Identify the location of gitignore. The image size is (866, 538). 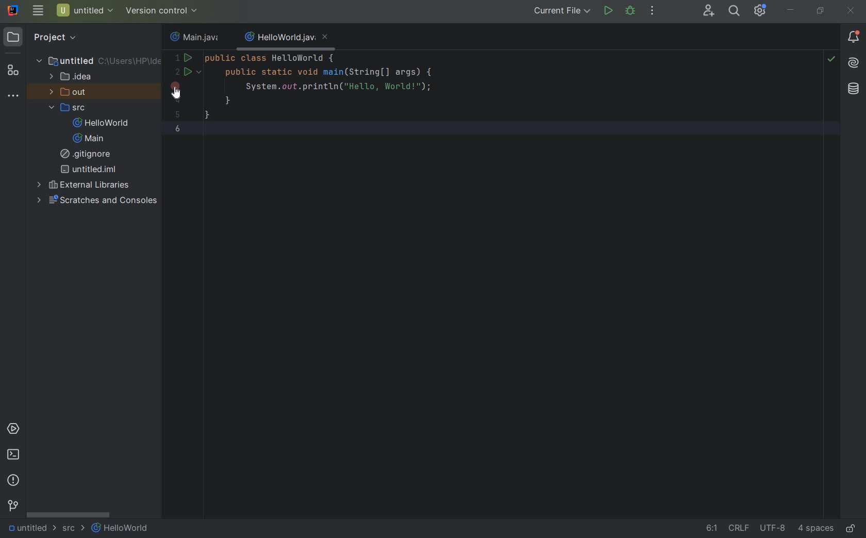
(88, 155).